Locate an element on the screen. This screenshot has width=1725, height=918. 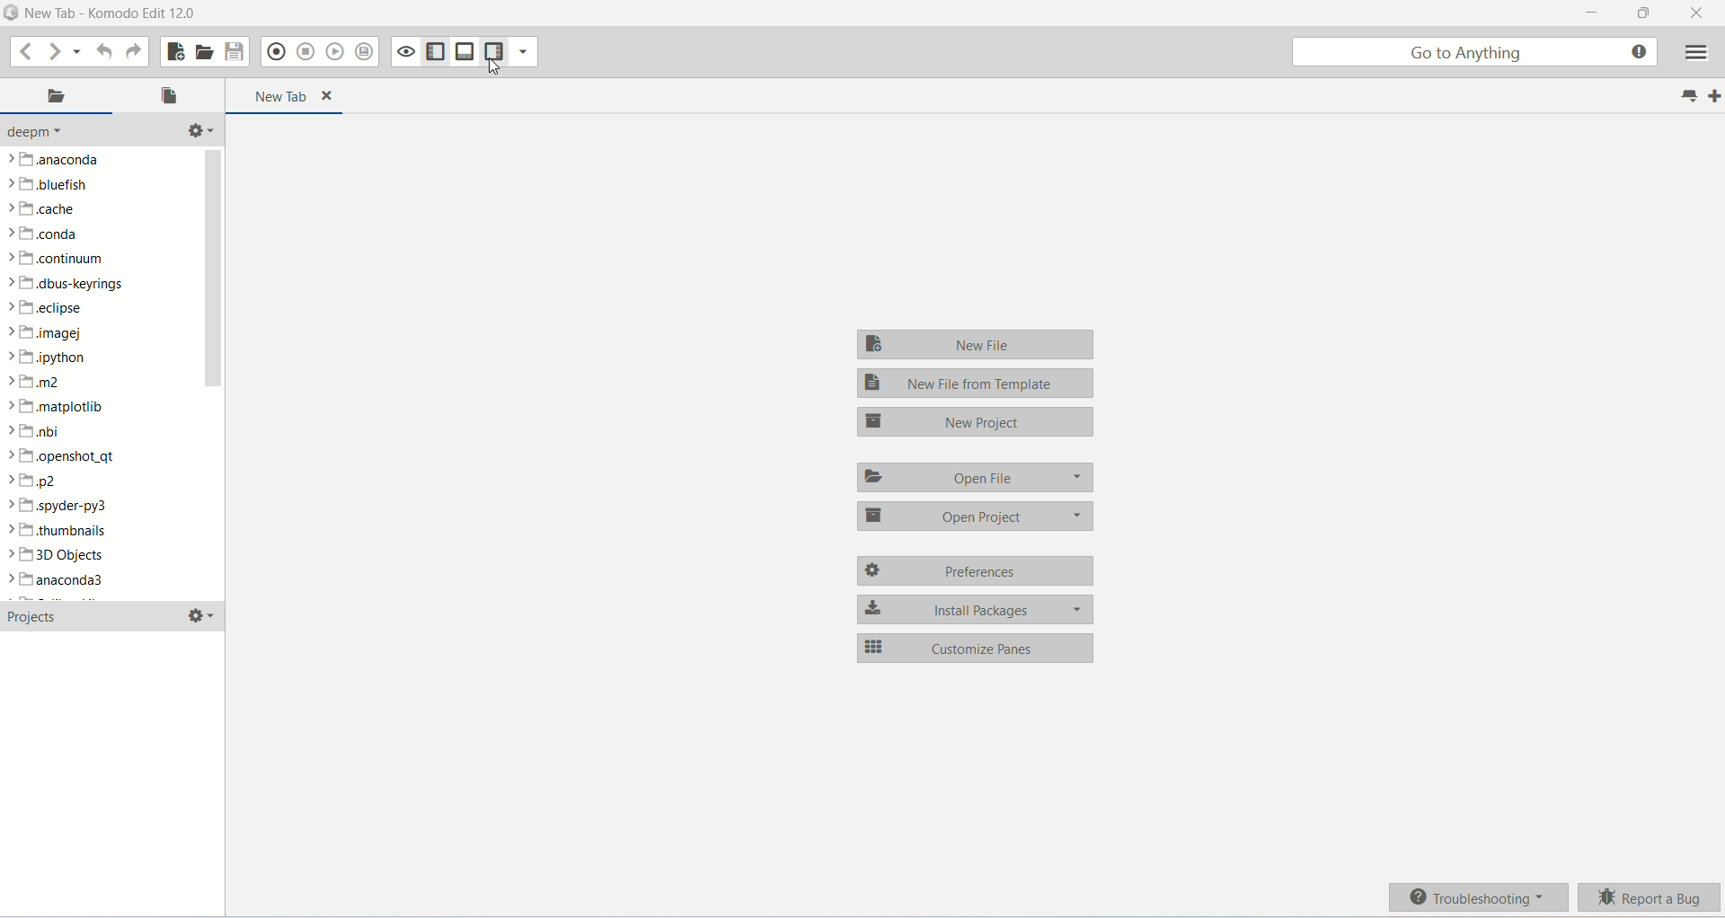
redo is located at coordinates (134, 51).